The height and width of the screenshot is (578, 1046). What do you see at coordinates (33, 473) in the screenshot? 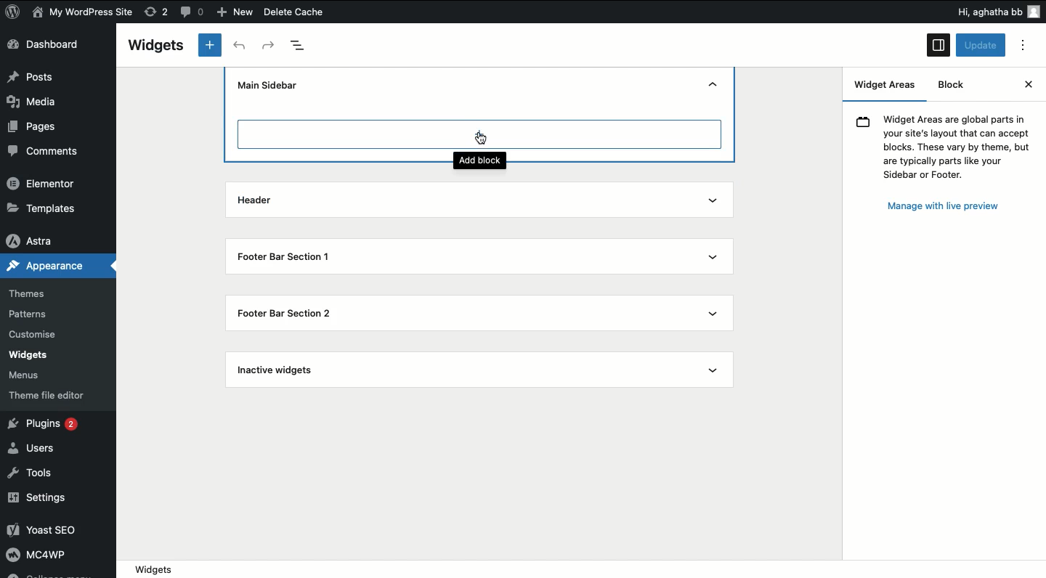
I see `Tools` at bounding box center [33, 473].